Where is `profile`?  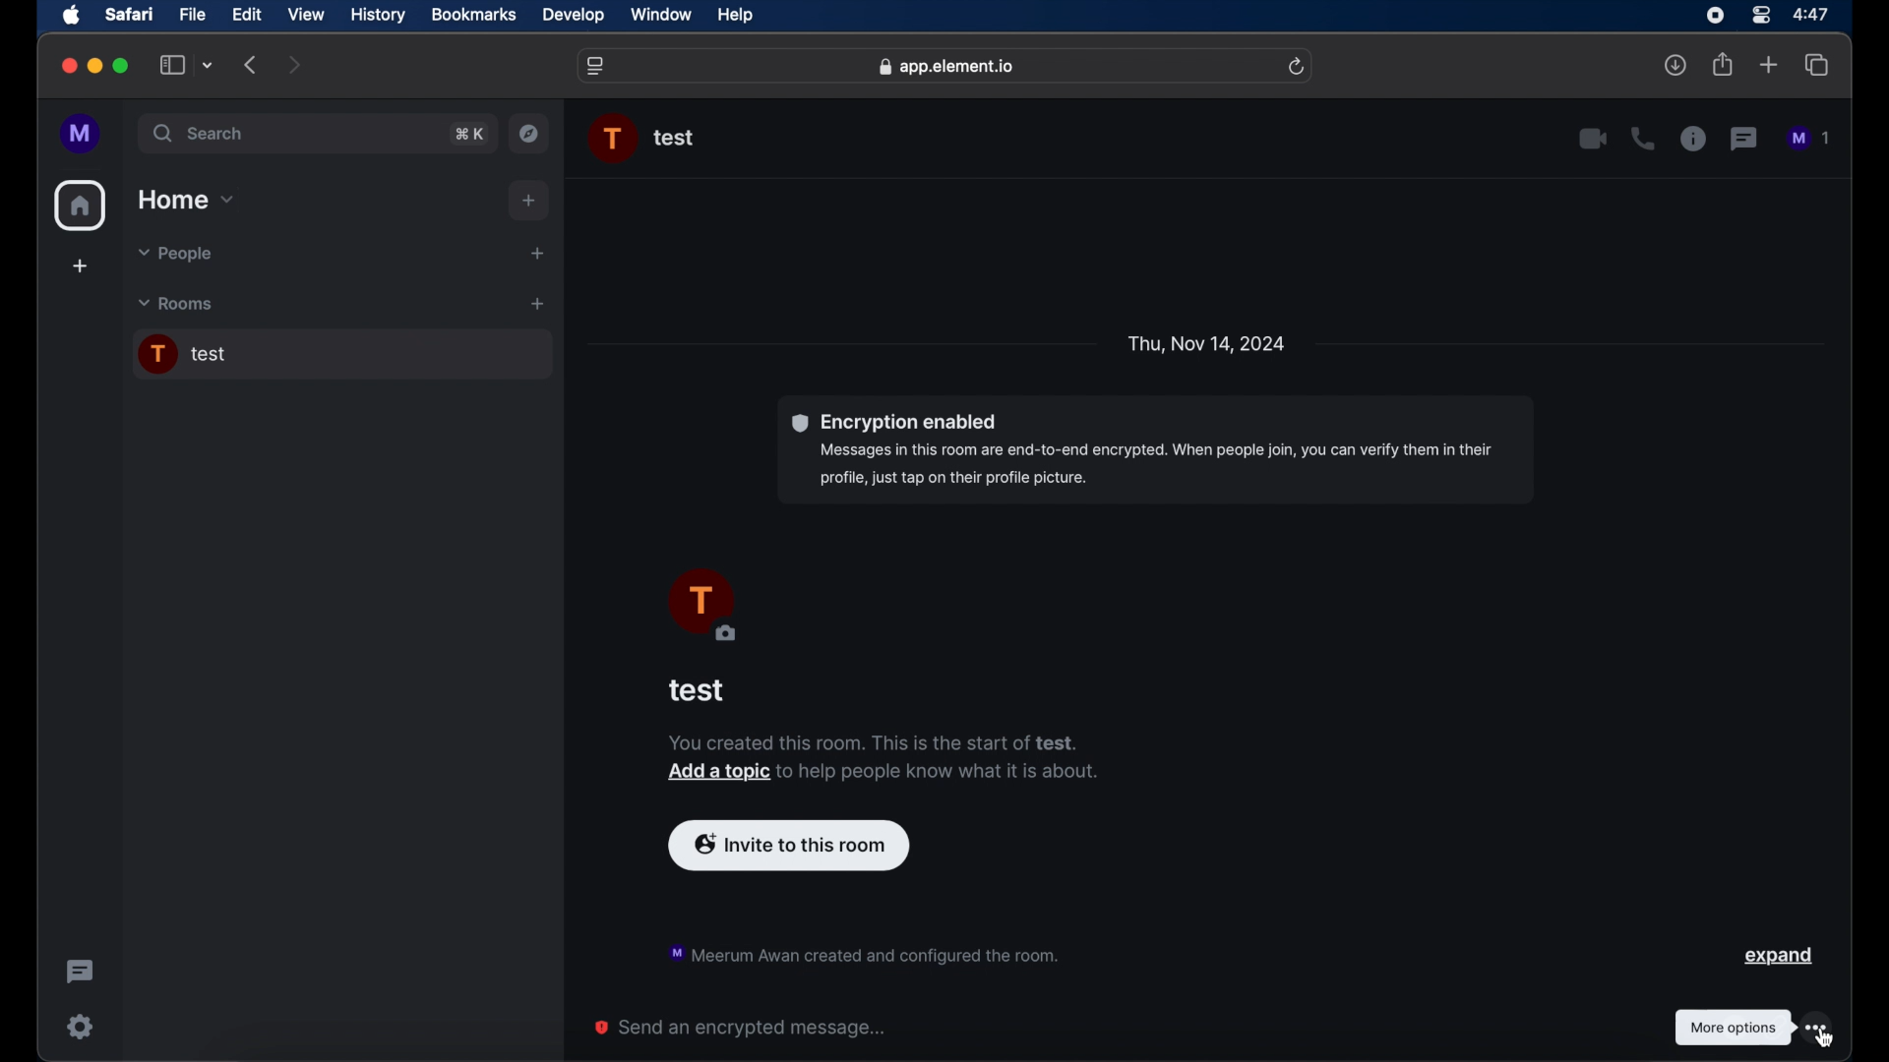
profile is located at coordinates (82, 134).